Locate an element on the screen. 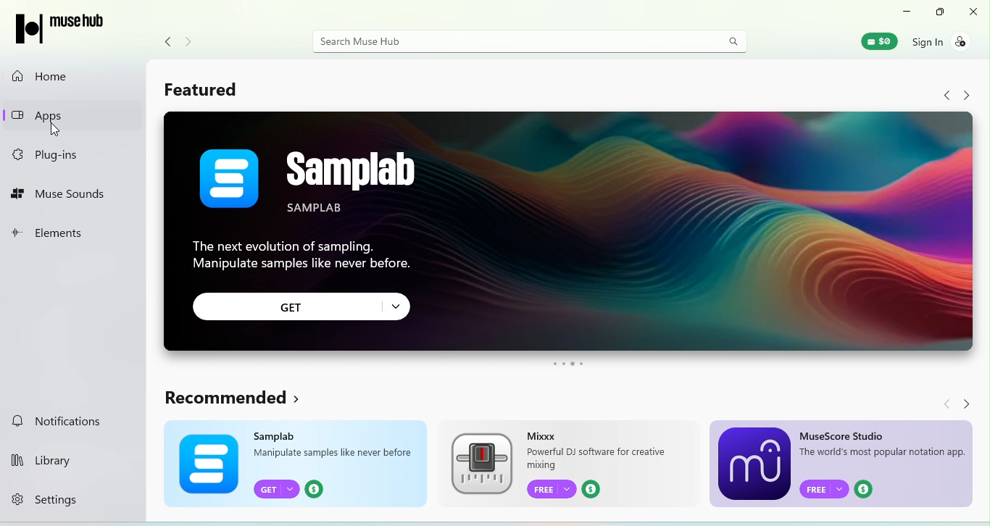 Image resolution: width=990 pixels, height=526 pixels. Apps tab is located at coordinates (48, 112).